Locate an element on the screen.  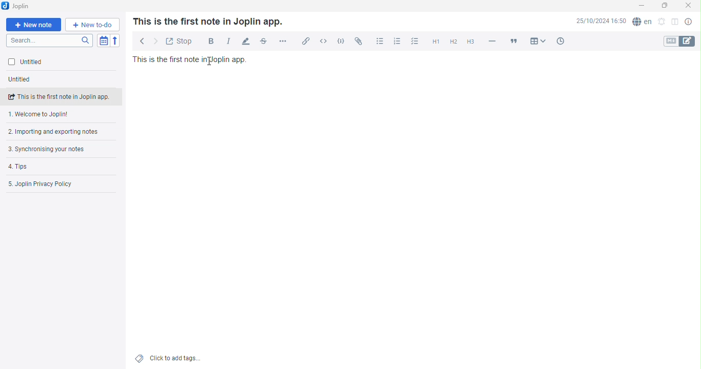
Checkbox list is located at coordinates (415, 42).